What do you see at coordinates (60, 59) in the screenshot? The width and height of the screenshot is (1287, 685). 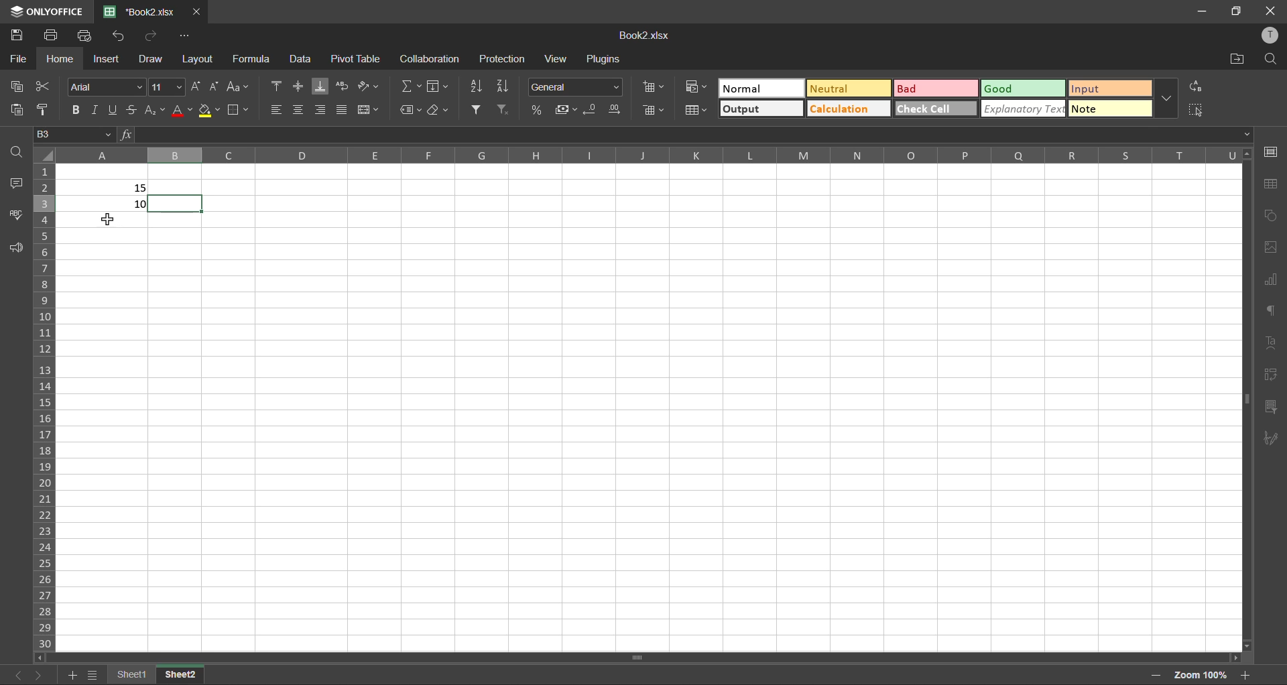 I see `home` at bounding box center [60, 59].